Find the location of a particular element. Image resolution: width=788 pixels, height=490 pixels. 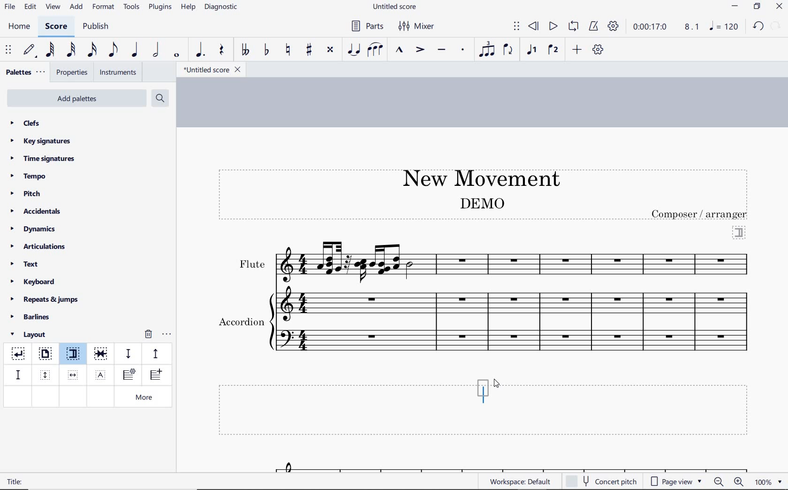

select to move is located at coordinates (516, 27).